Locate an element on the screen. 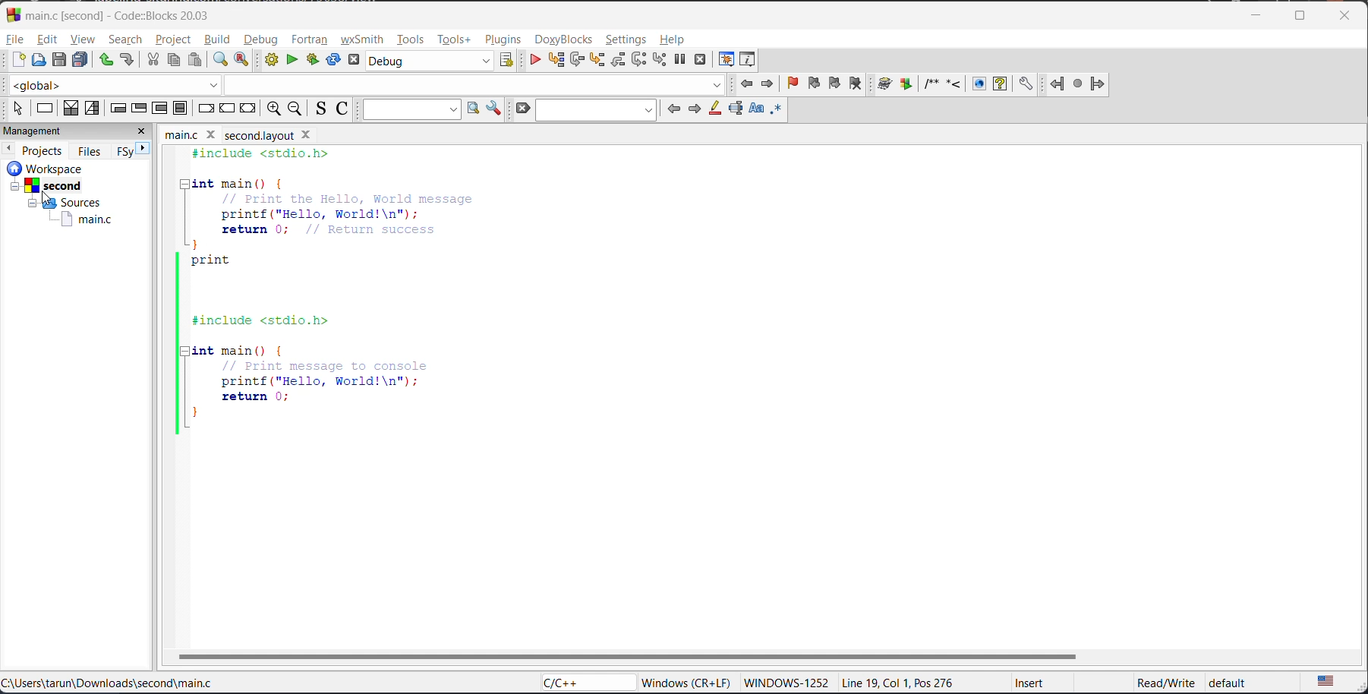  copy is located at coordinates (172, 59).